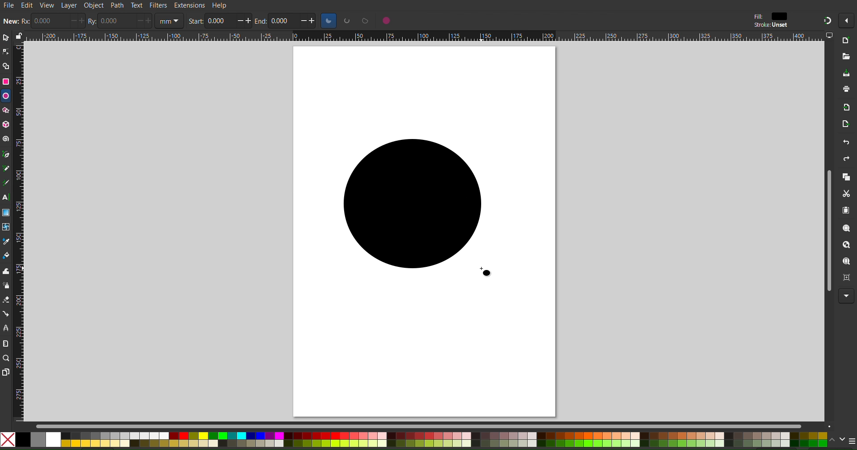 This screenshot has height=450, width=857. Describe the element at coordinates (846, 296) in the screenshot. I see `More Options` at that location.